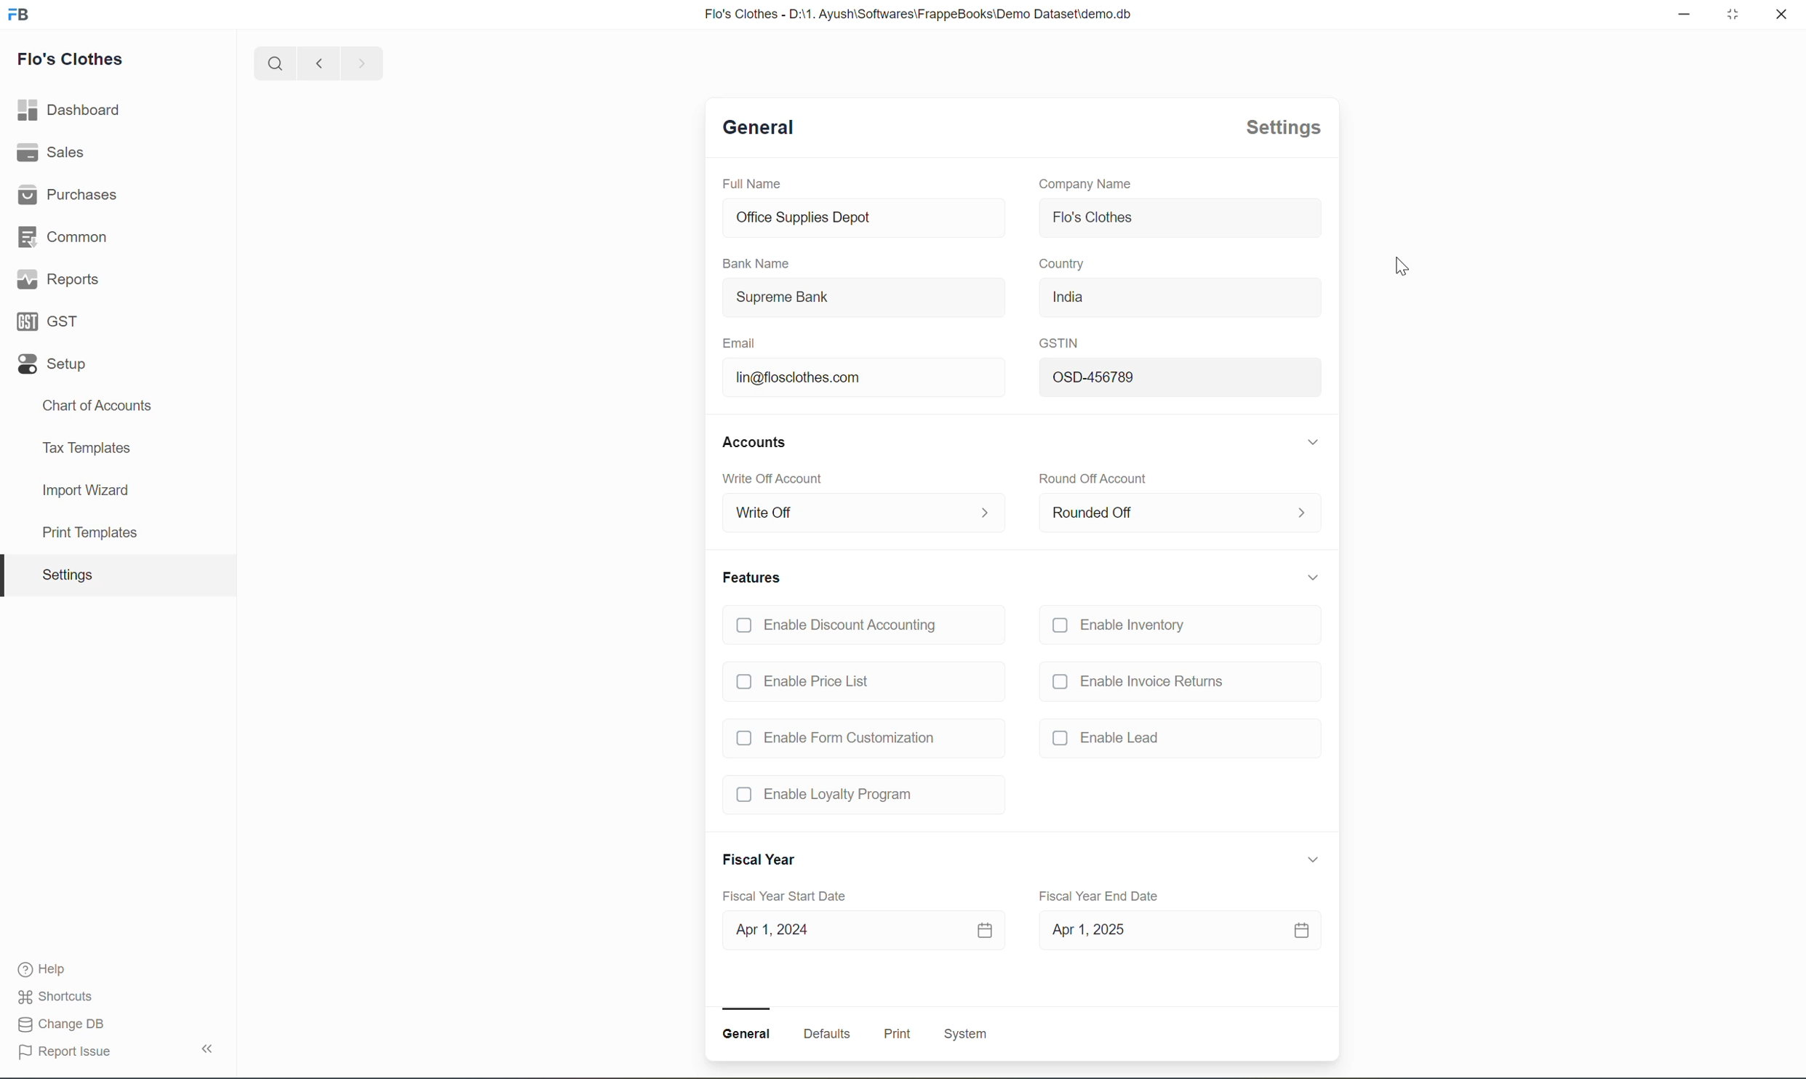 The height and width of the screenshot is (1079, 1806). Describe the element at coordinates (1098, 479) in the screenshot. I see `Round Off Account` at that location.